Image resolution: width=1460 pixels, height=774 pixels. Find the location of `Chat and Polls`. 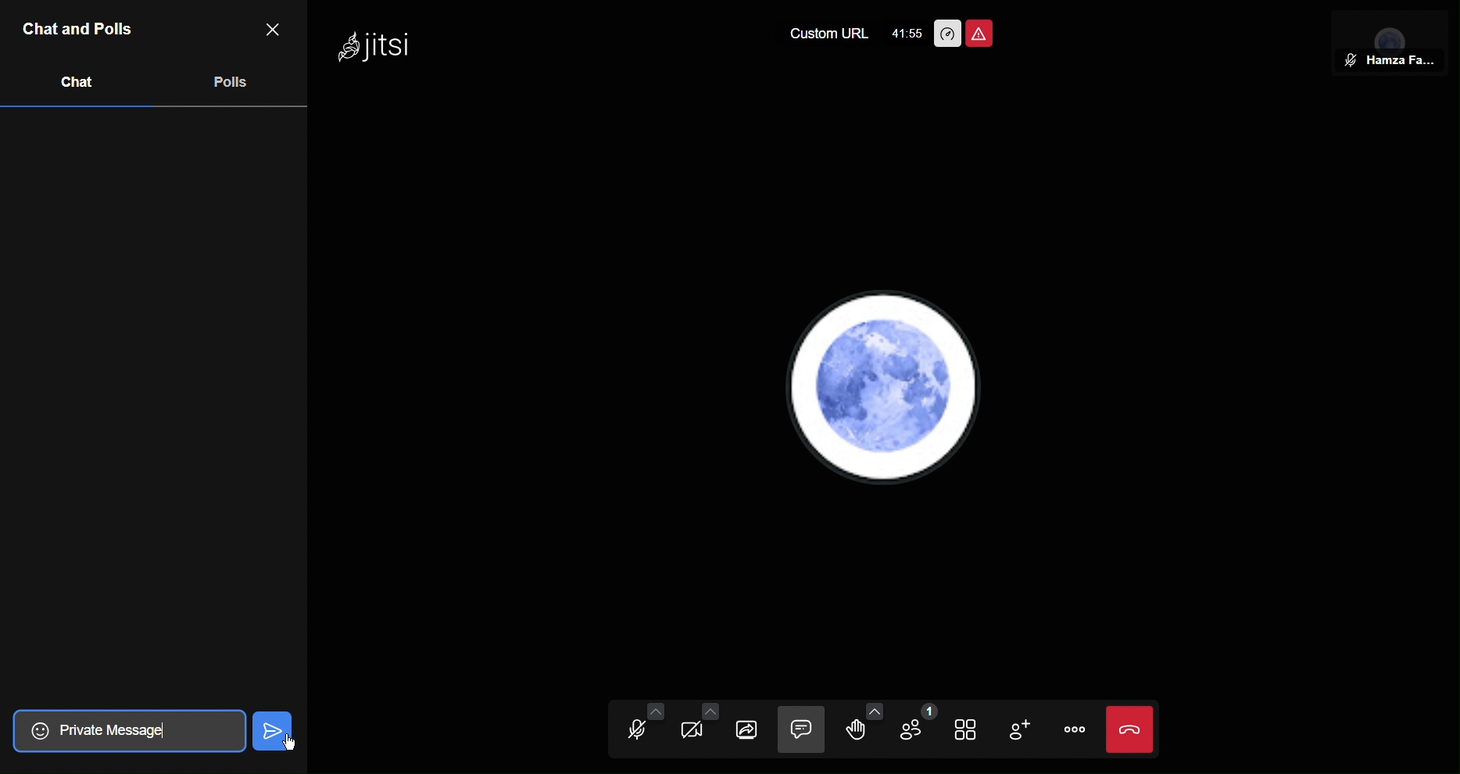

Chat and Polls is located at coordinates (78, 31).